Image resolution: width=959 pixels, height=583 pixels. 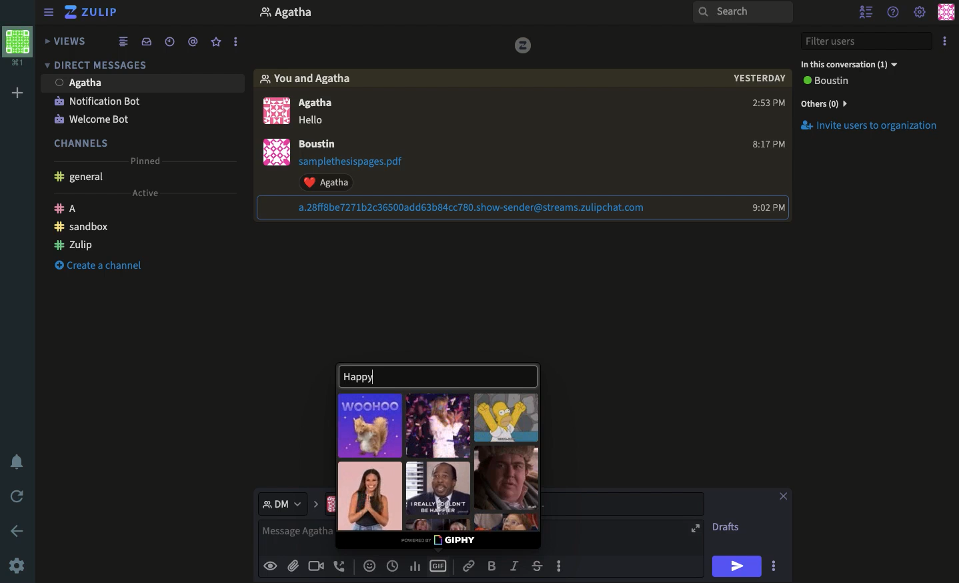 I want to click on Options, so click(x=944, y=42).